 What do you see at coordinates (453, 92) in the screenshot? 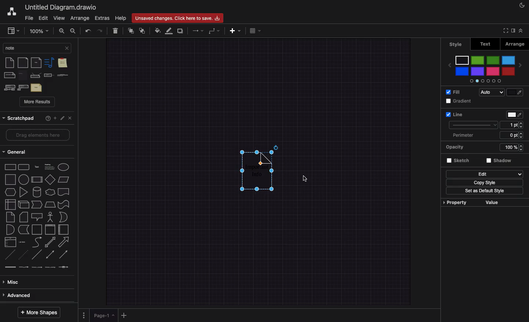
I see `Fill` at bounding box center [453, 92].